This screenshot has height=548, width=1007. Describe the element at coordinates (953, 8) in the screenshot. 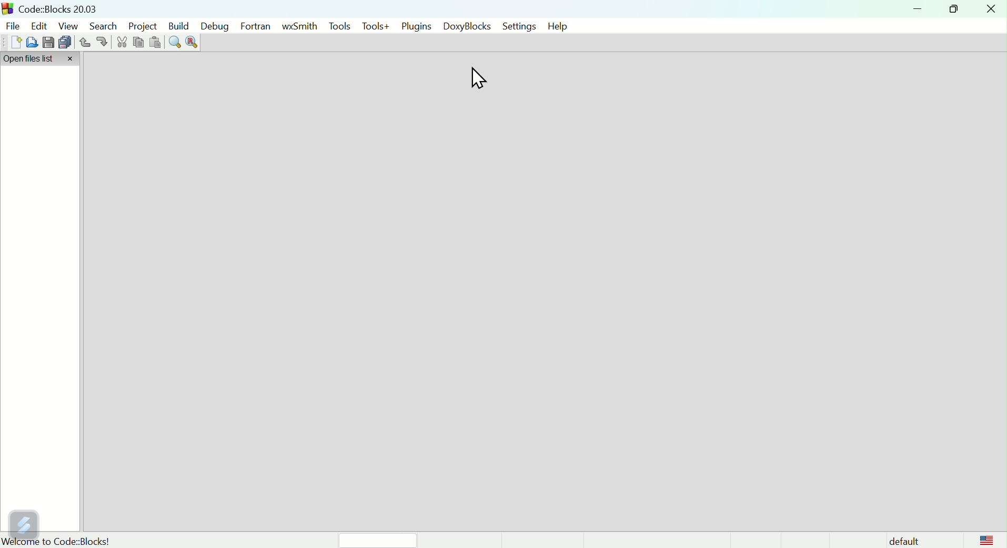

I see `maximise` at that location.